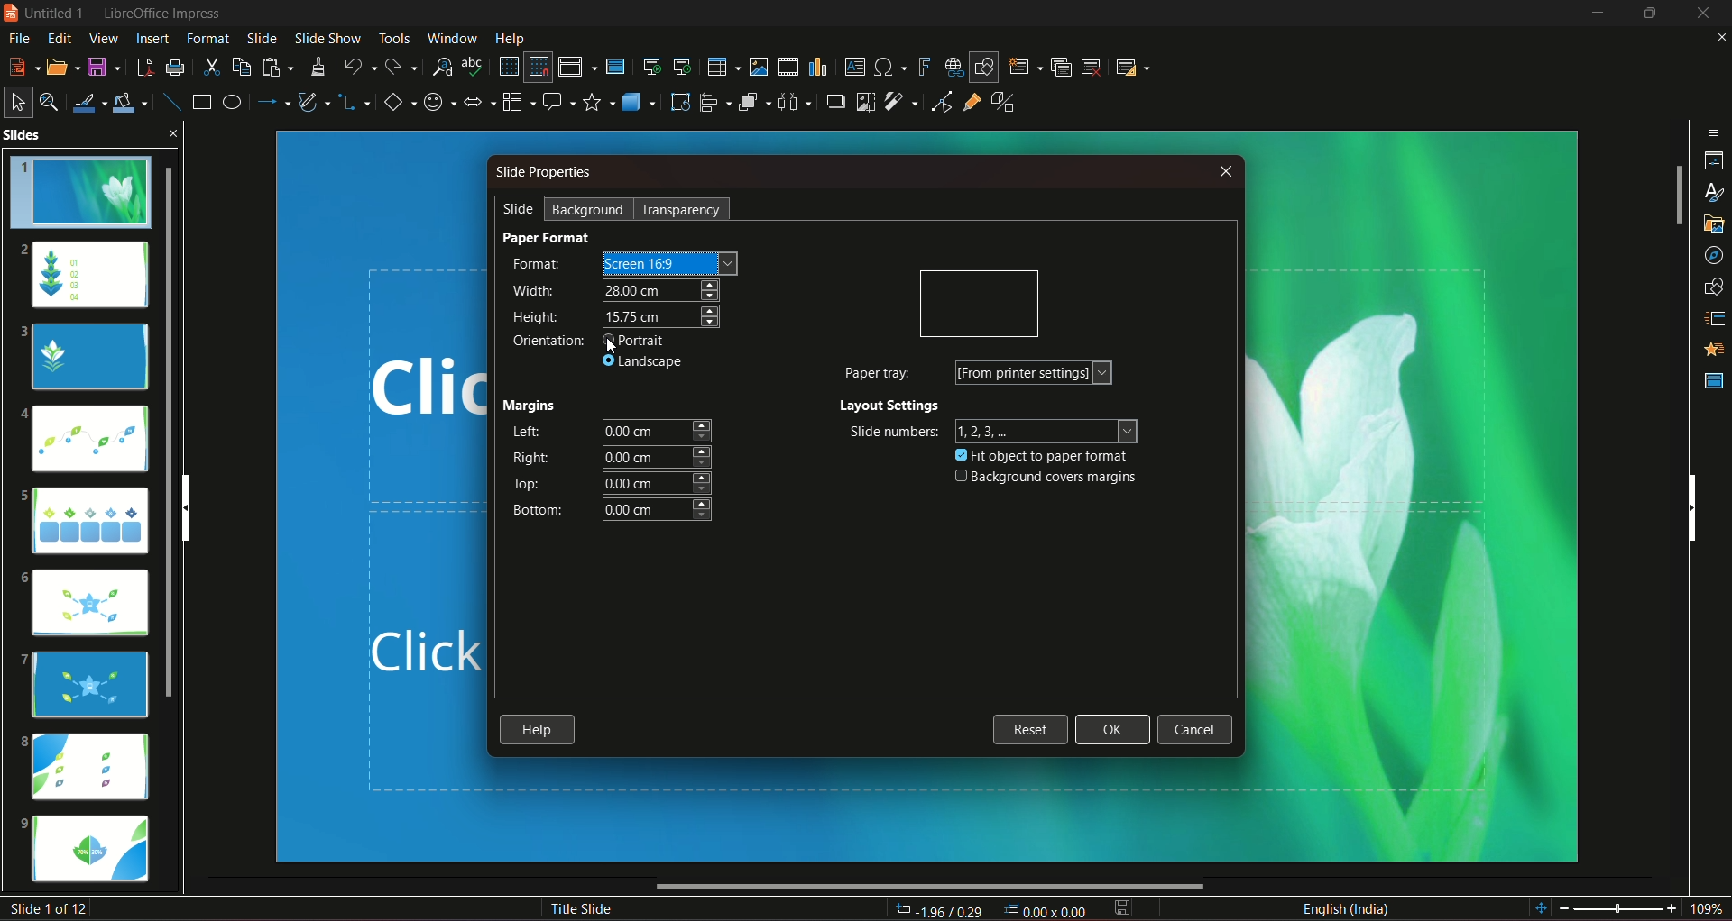  Describe the element at coordinates (931, 888) in the screenshot. I see `horizontal scroll bar` at that location.